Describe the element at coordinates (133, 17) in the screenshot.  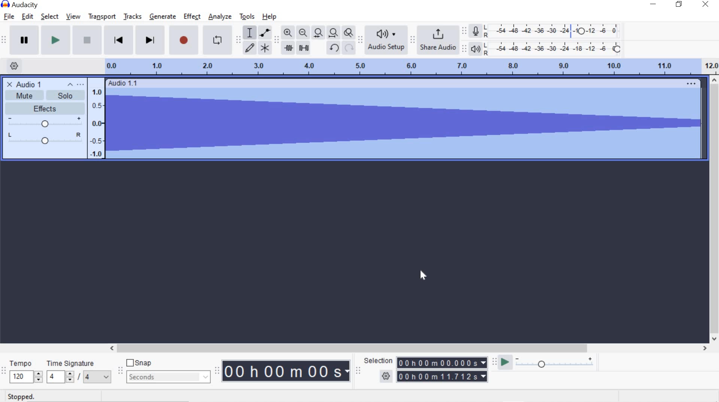
I see `tracks` at that location.